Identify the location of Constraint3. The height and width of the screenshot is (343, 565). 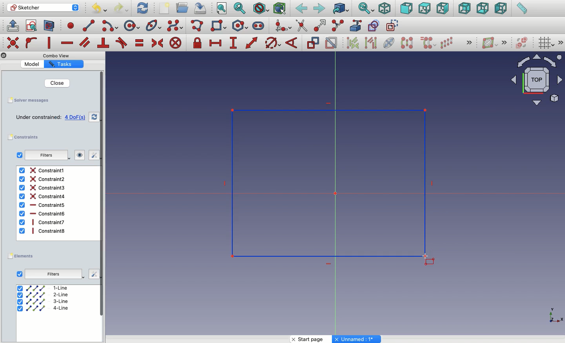
(43, 188).